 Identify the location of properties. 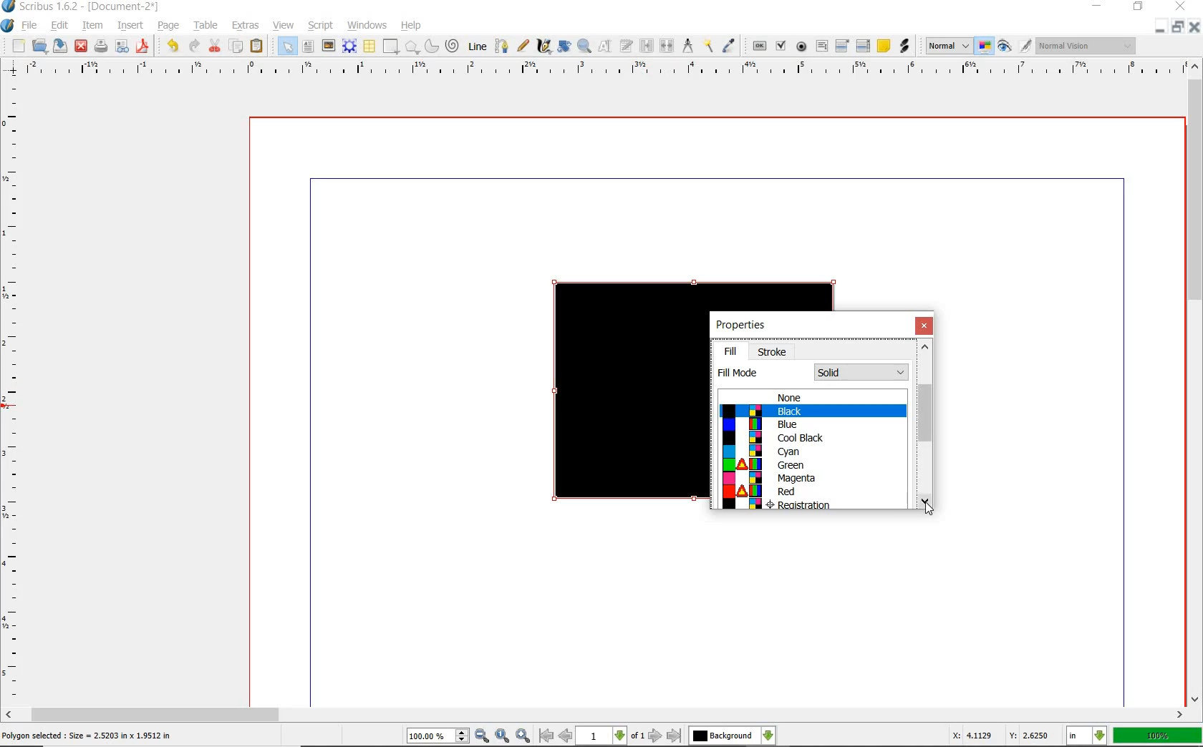
(740, 325).